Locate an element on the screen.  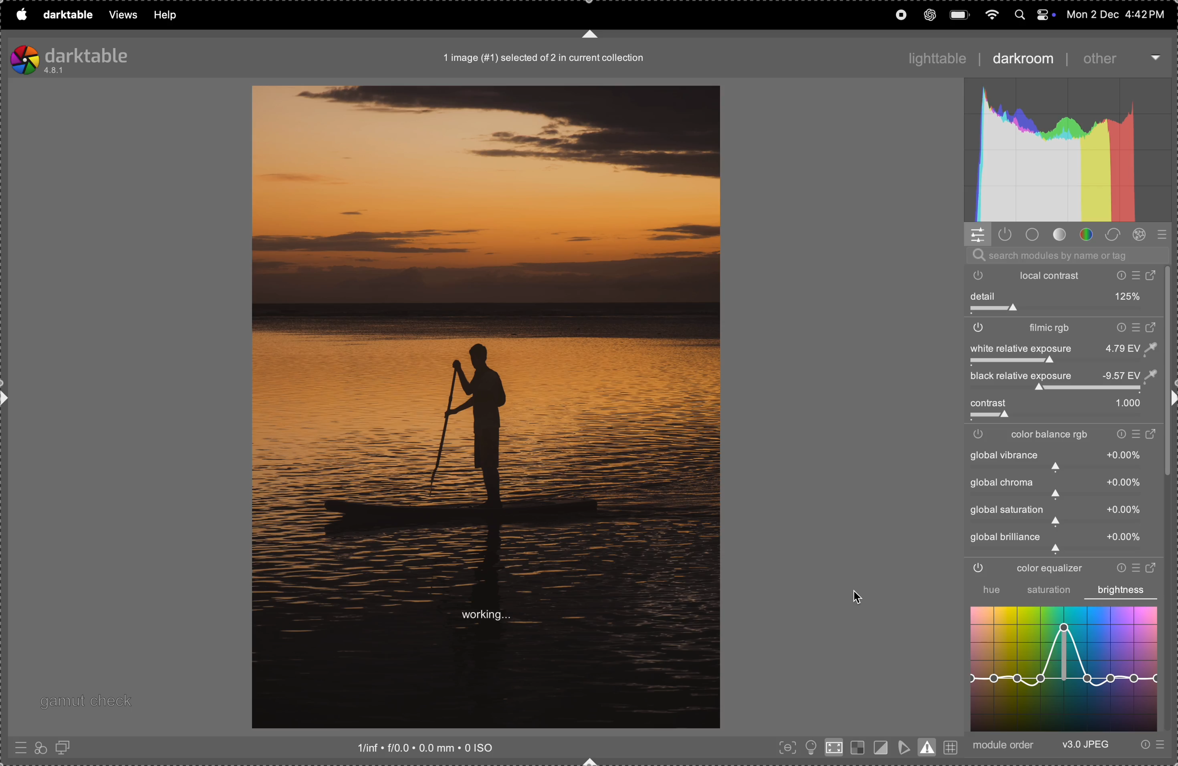
date and time is located at coordinates (1115, 14).